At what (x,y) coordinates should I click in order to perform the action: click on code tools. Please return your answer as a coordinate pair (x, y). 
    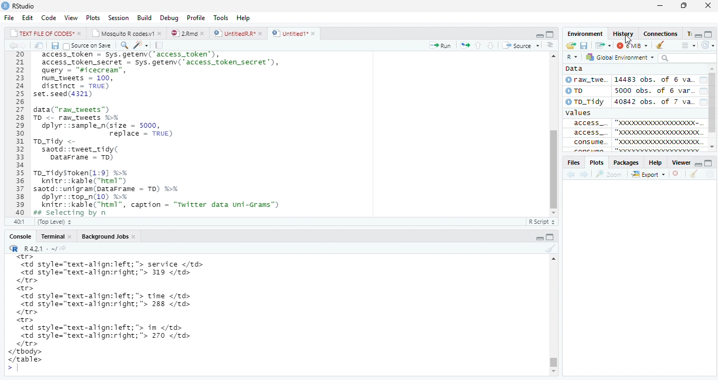
    Looking at the image, I should click on (143, 45).